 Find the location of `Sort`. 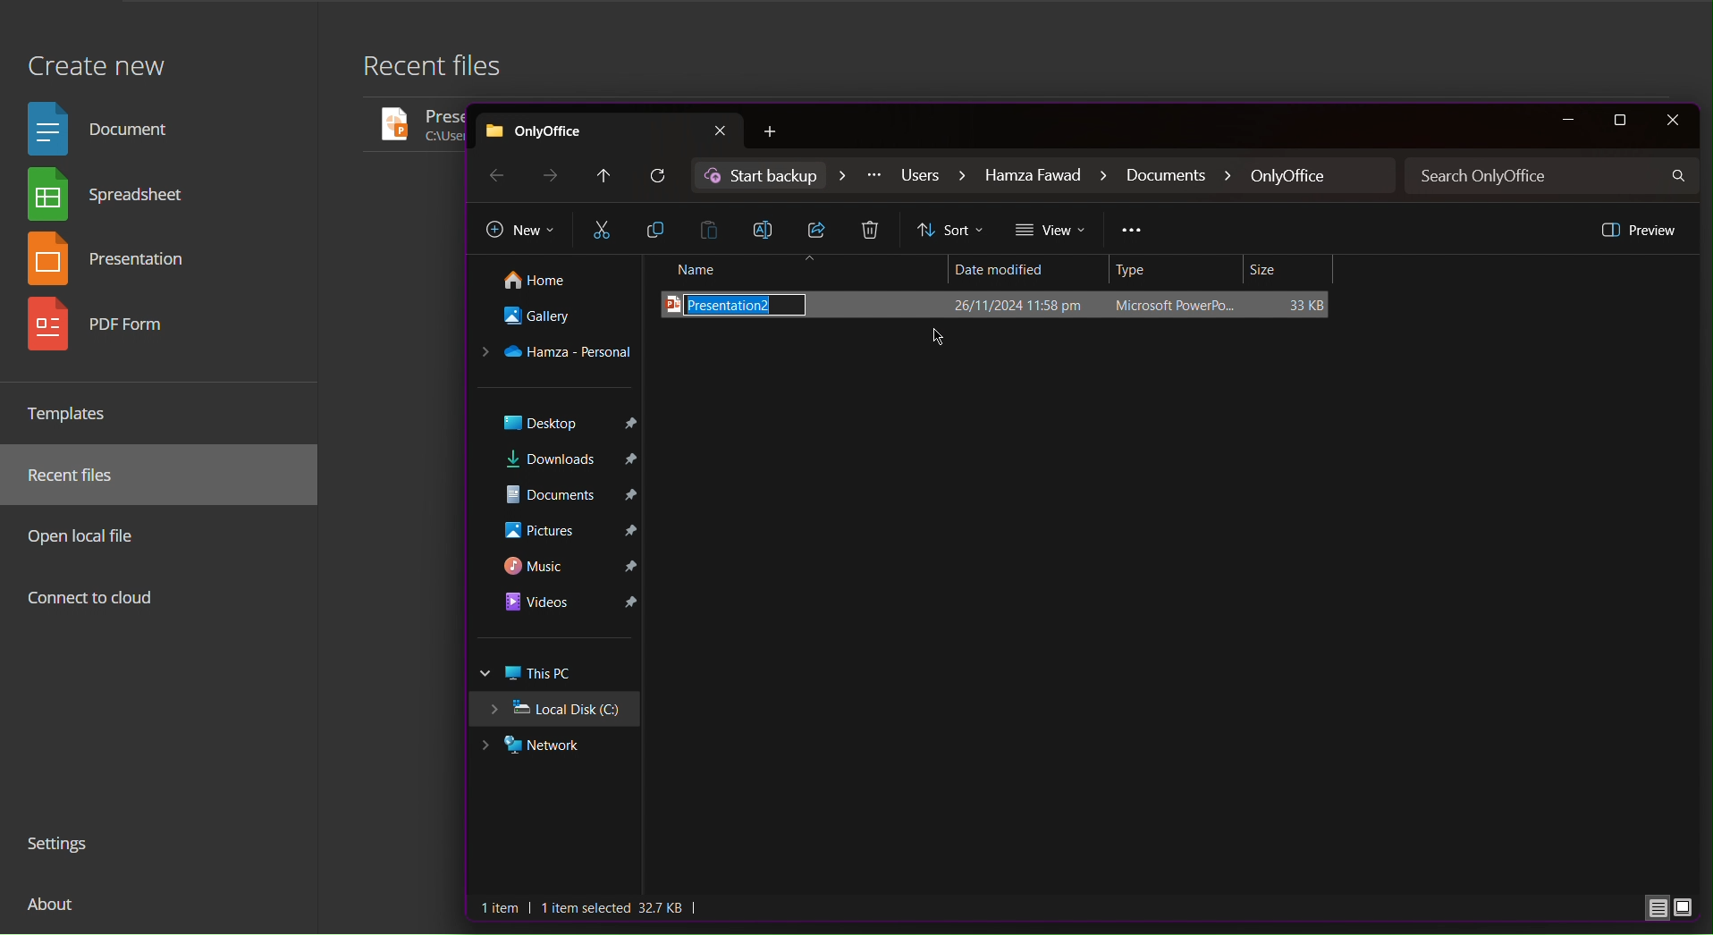

Sort is located at coordinates (952, 231).